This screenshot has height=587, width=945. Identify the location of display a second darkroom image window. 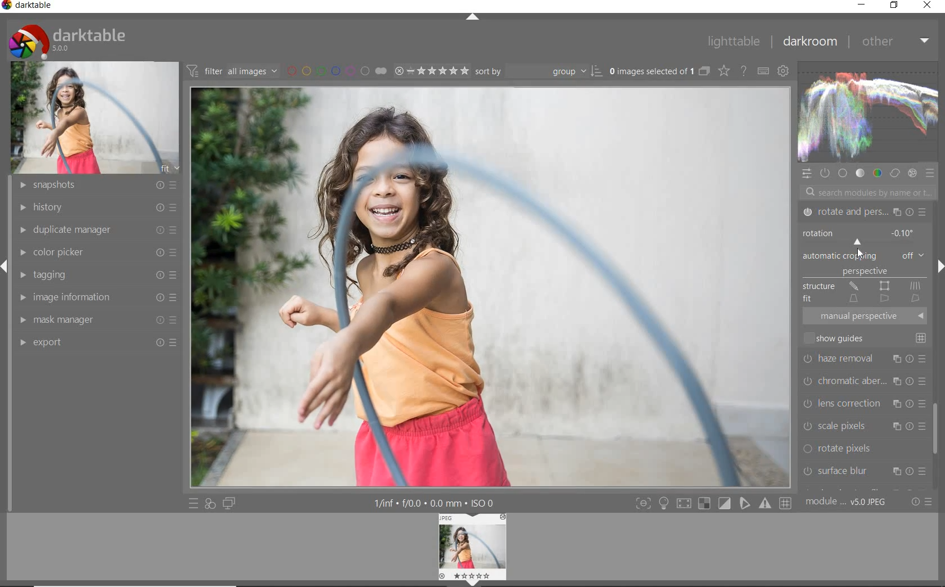
(228, 504).